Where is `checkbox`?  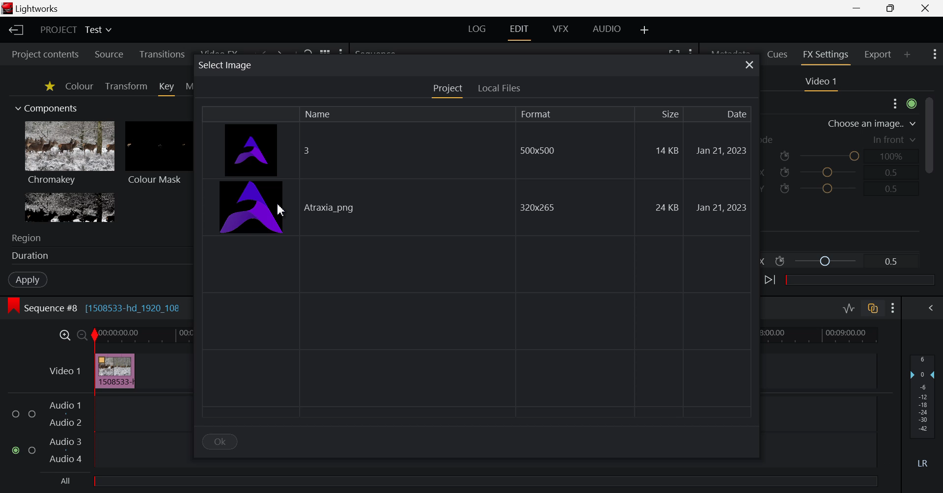
checkbox is located at coordinates (32, 414).